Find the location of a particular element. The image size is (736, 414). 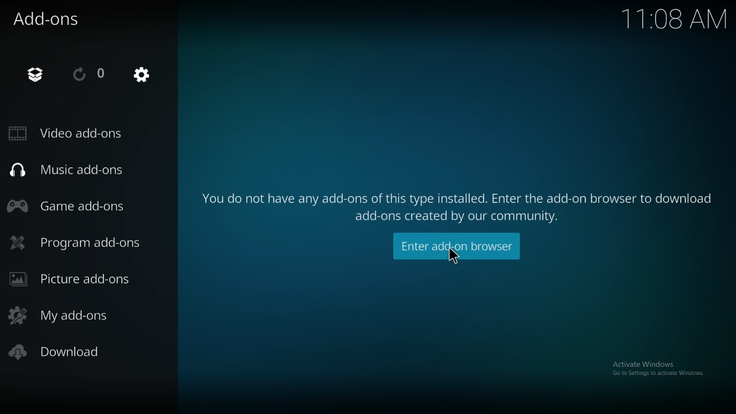

add ons is located at coordinates (49, 18).